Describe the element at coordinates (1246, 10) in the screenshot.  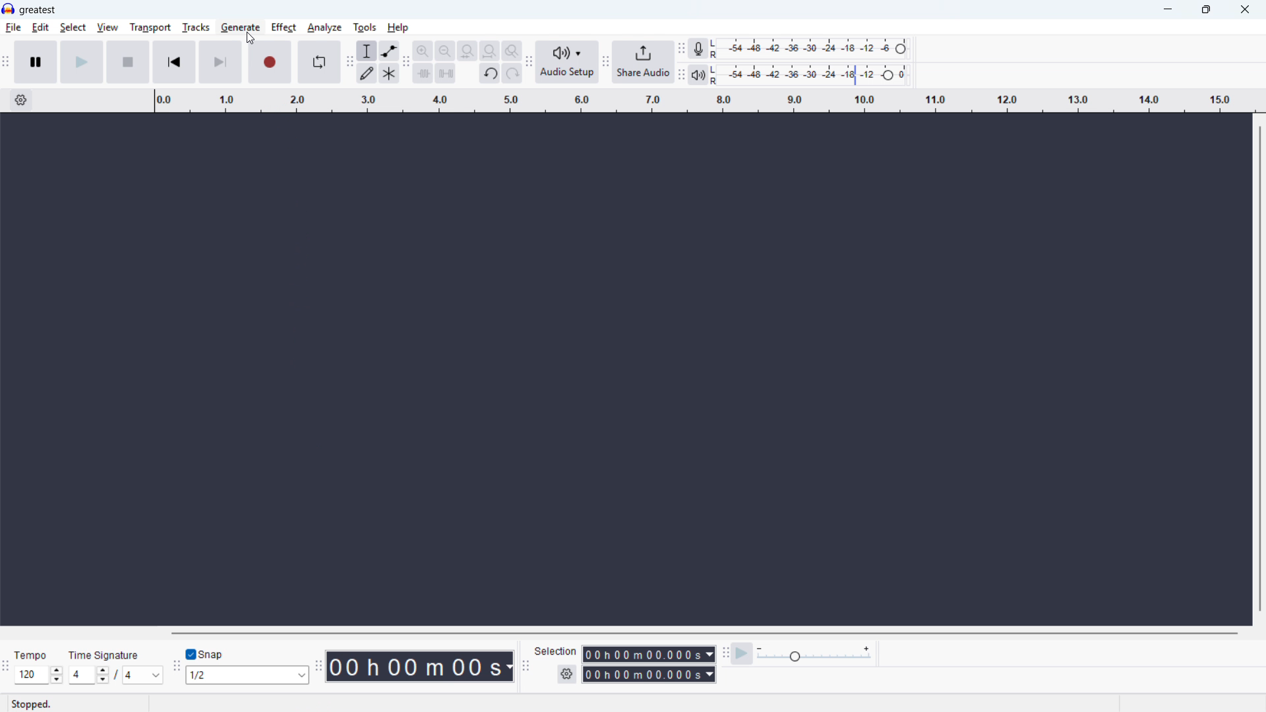
I see `close ` at that location.